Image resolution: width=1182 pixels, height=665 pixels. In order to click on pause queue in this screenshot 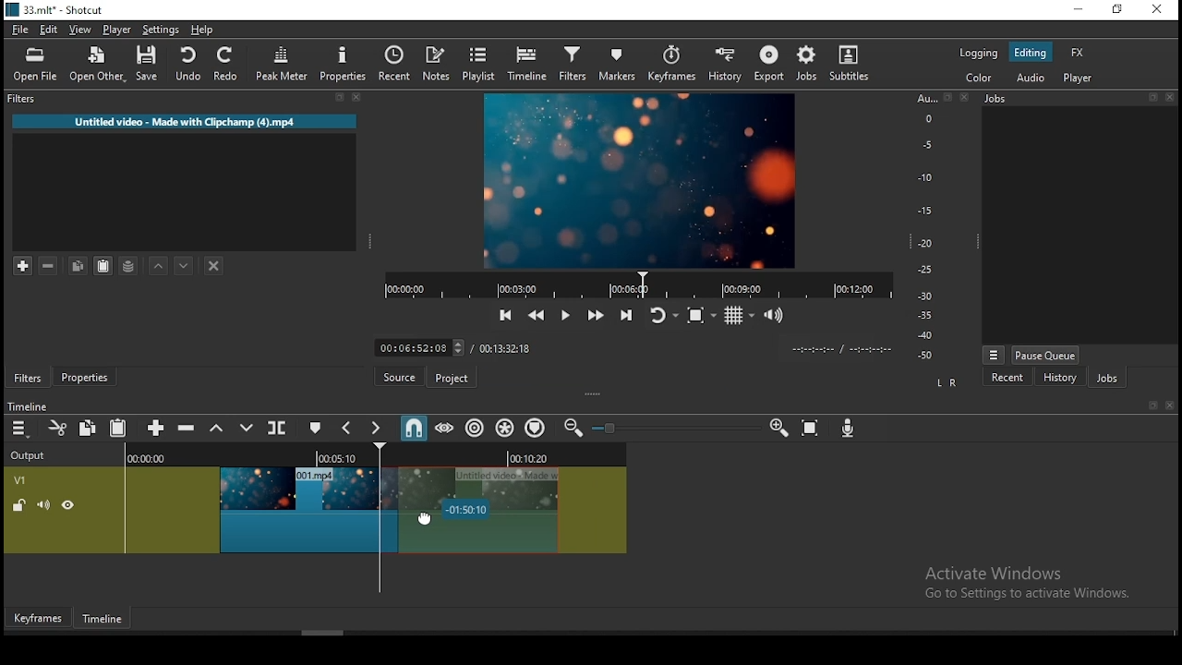, I will do `click(1045, 354)`.